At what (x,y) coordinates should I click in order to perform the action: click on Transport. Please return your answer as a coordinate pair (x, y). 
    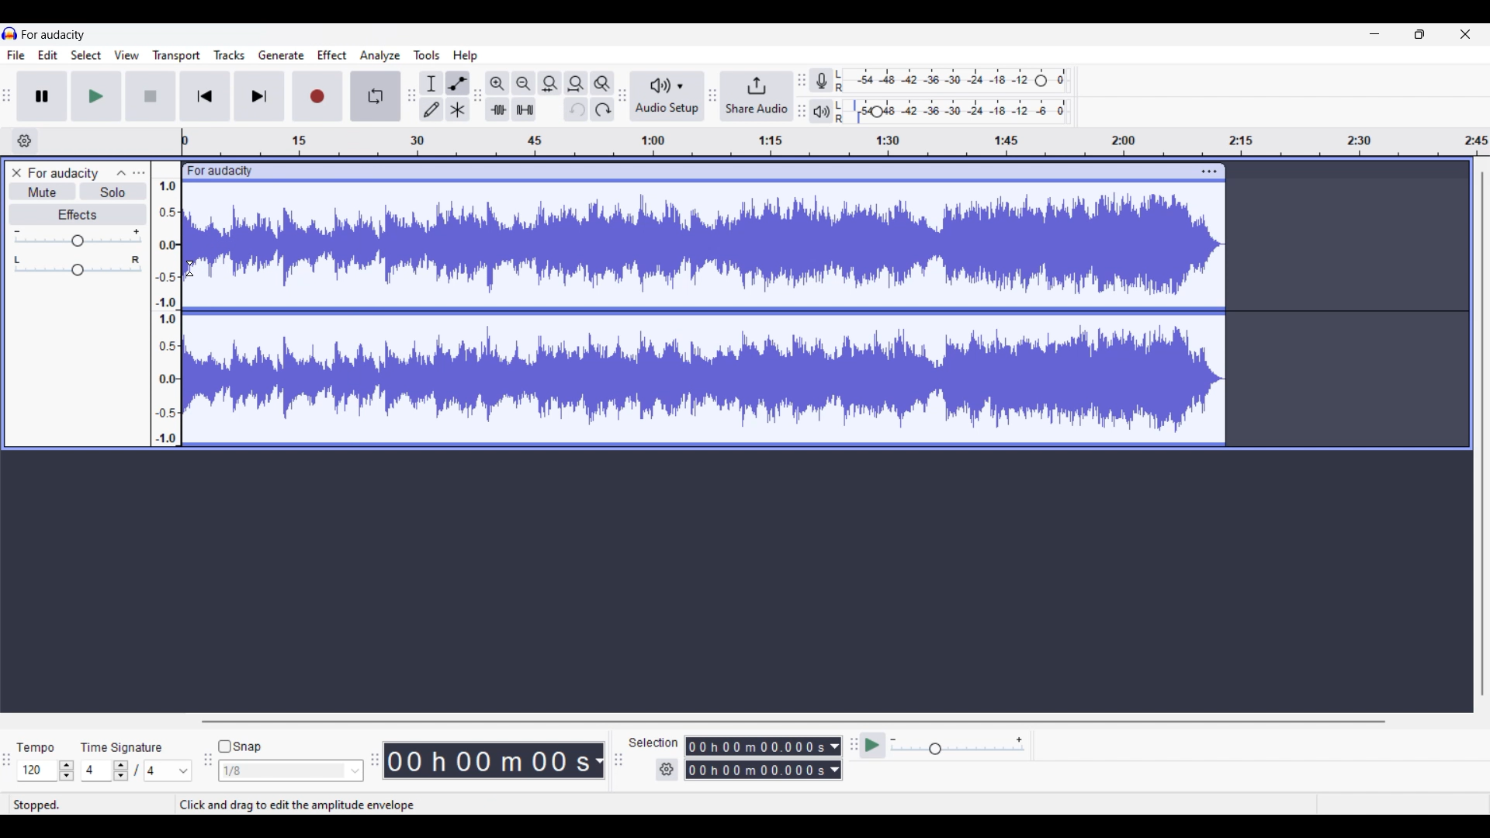
    Looking at the image, I should click on (176, 56).